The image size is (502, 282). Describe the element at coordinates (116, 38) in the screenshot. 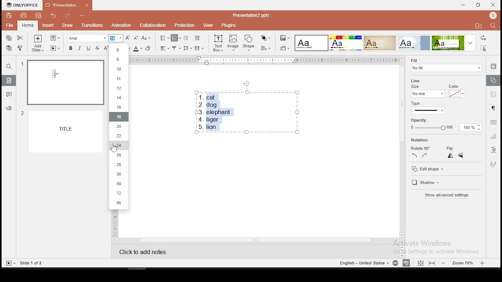

I see `font size` at that location.